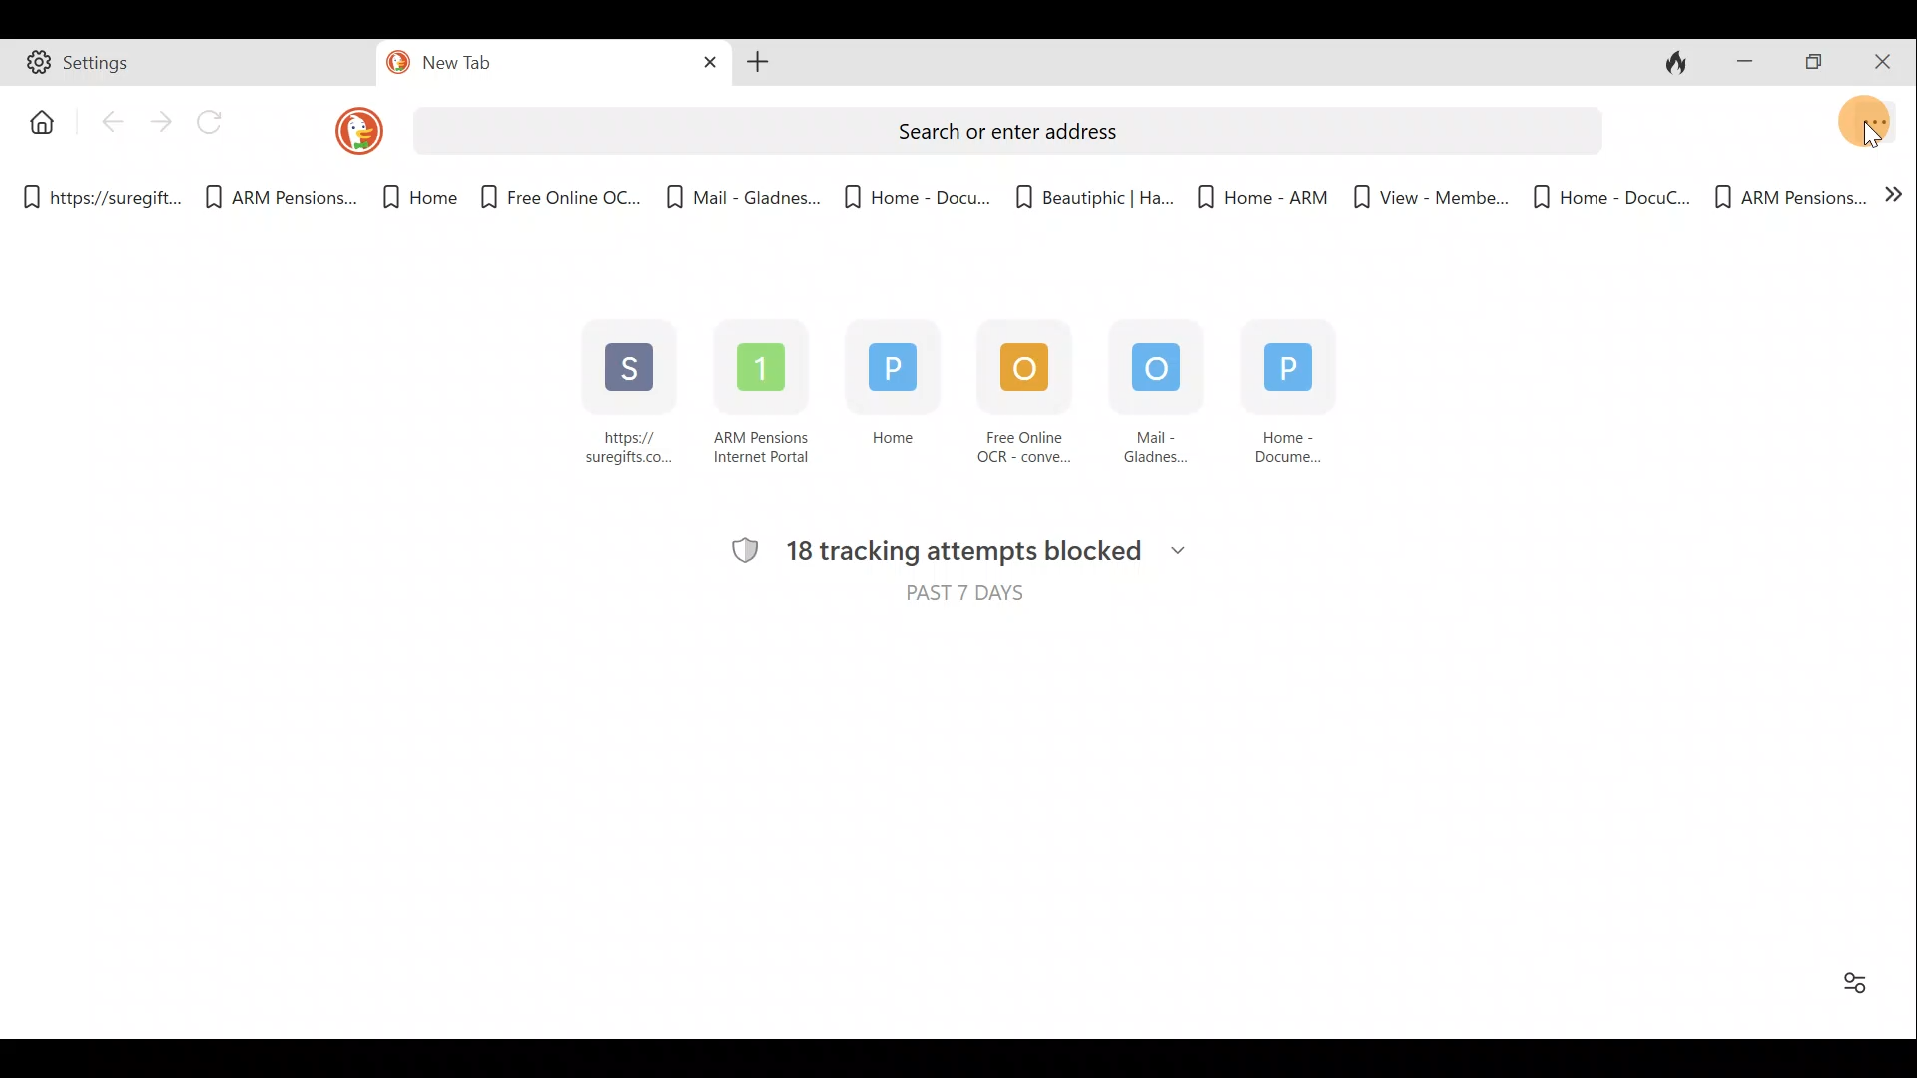 Image resolution: width=1917 pixels, height=1078 pixels. Describe the element at coordinates (511, 66) in the screenshot. I see `New tab` at that location.